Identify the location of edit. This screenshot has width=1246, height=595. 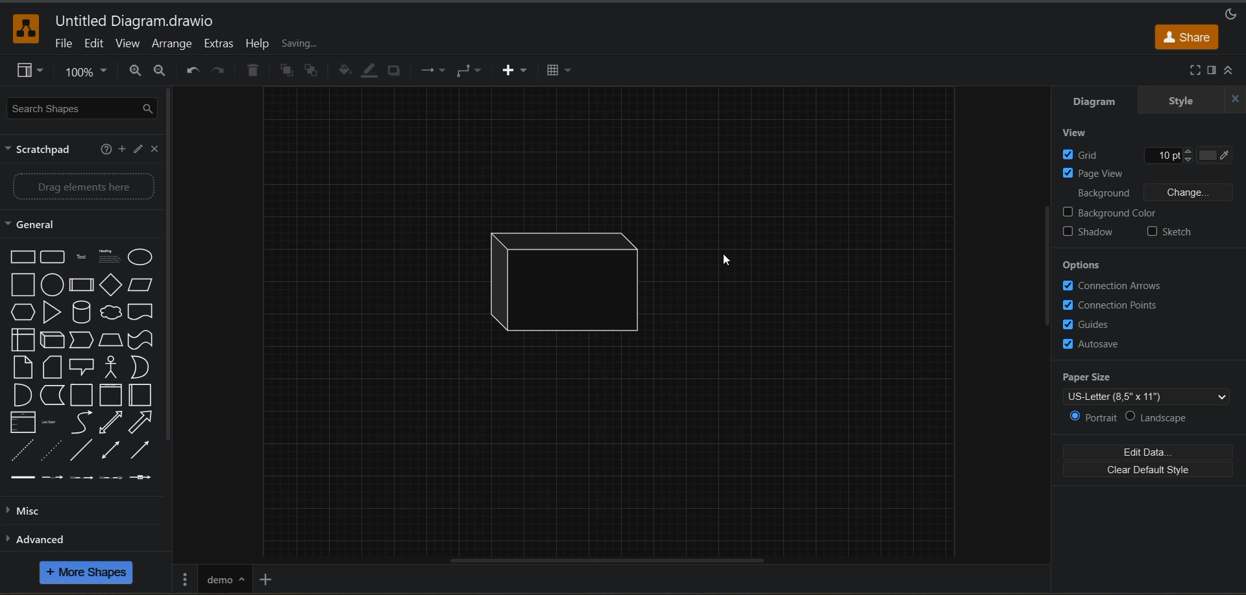
(136, 150).